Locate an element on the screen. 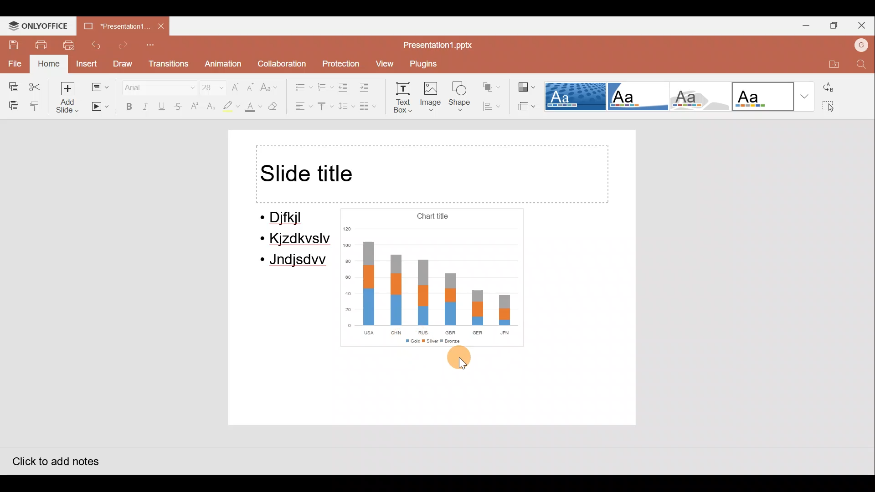 The image size is (875, 492). Bullets is located at coordinates (299, 85).